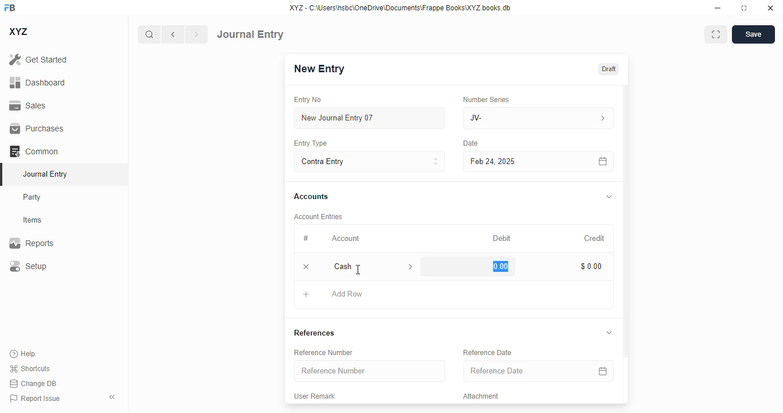  What do you see at coordinates (716, 34) in the screenshot?
I see `maximise window` at bounding box center [716, 34].